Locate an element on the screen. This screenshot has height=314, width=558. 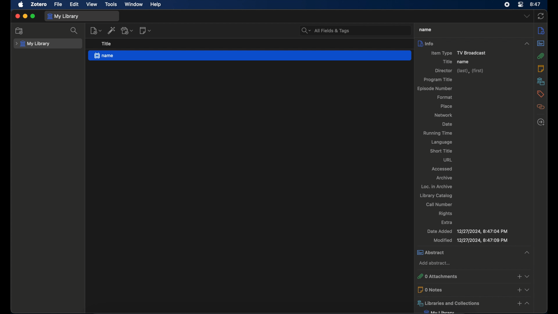
abstract is located at coordinates (461, 252).